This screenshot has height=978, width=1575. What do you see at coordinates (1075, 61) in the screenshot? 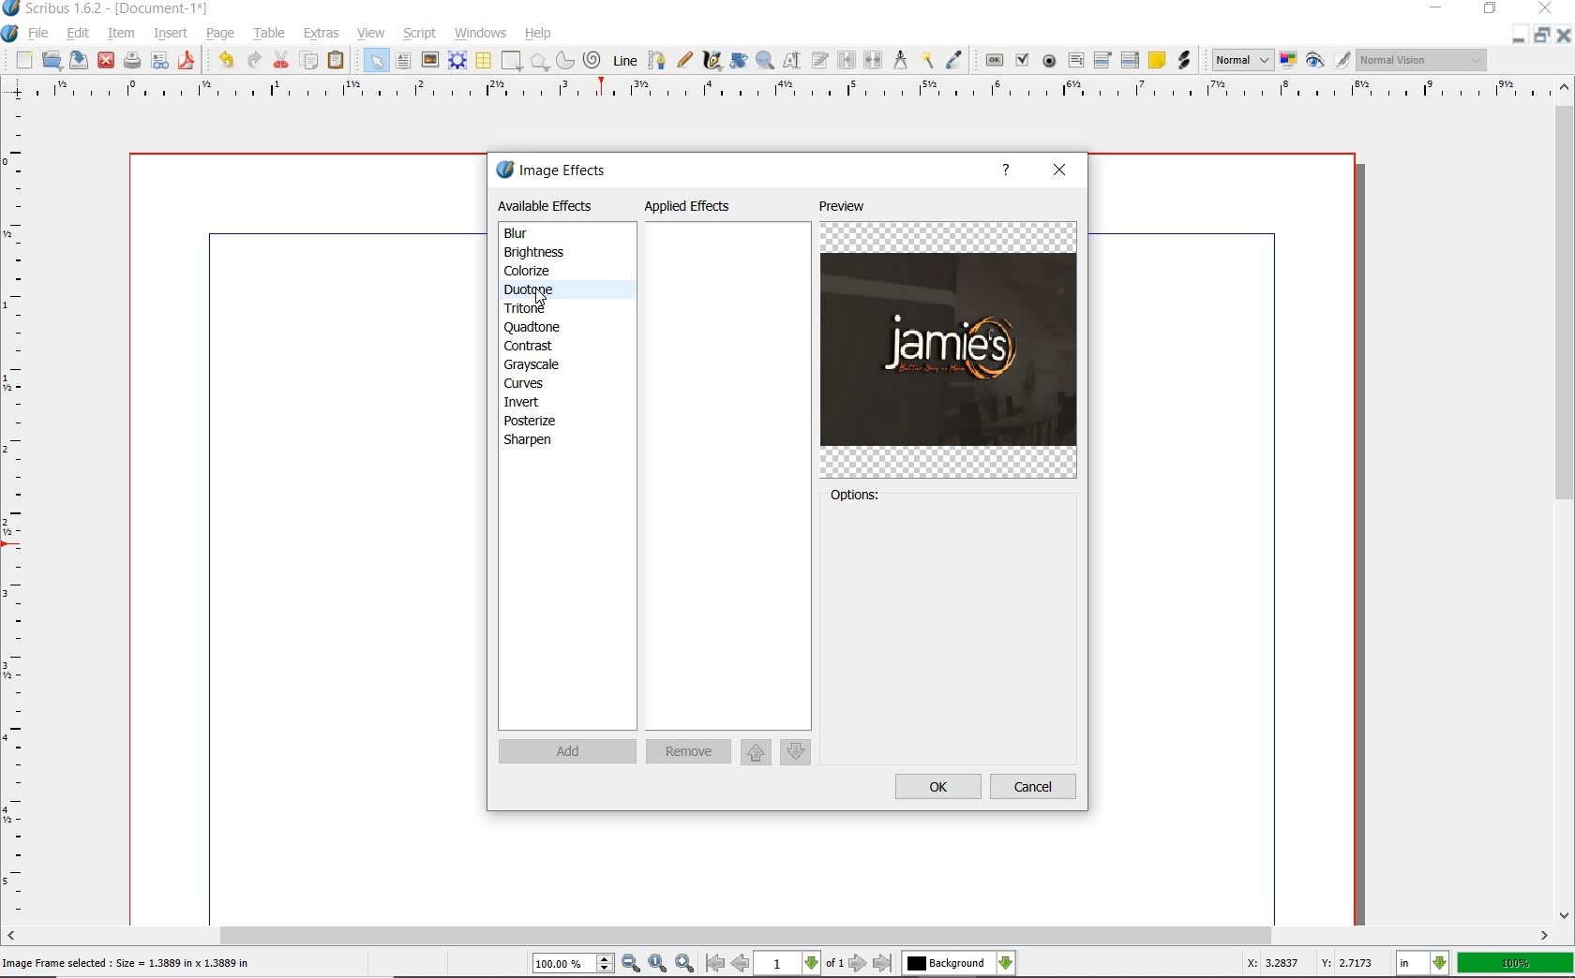
I see `pdf text field` at bounding box center [1075, 61].